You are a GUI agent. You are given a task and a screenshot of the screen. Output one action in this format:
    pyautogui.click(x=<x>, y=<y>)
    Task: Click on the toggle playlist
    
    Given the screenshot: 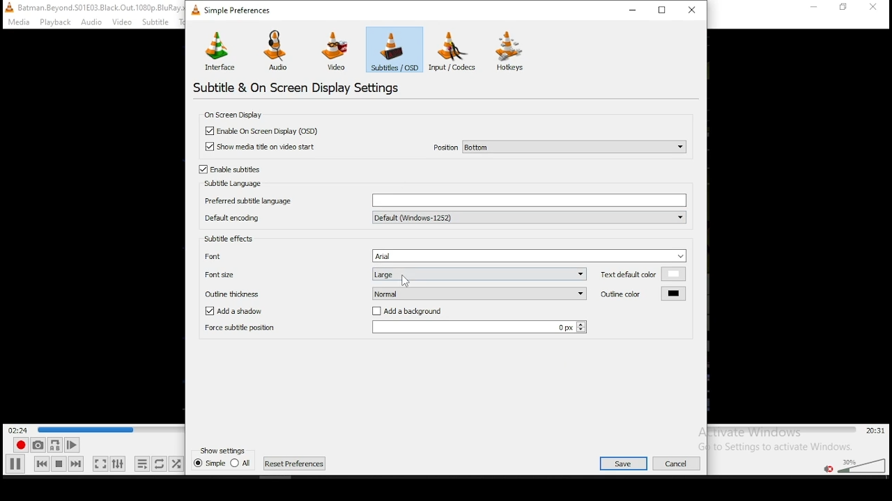 What is the action you would take?
    pyautogui.click(x=142, y=463)
    